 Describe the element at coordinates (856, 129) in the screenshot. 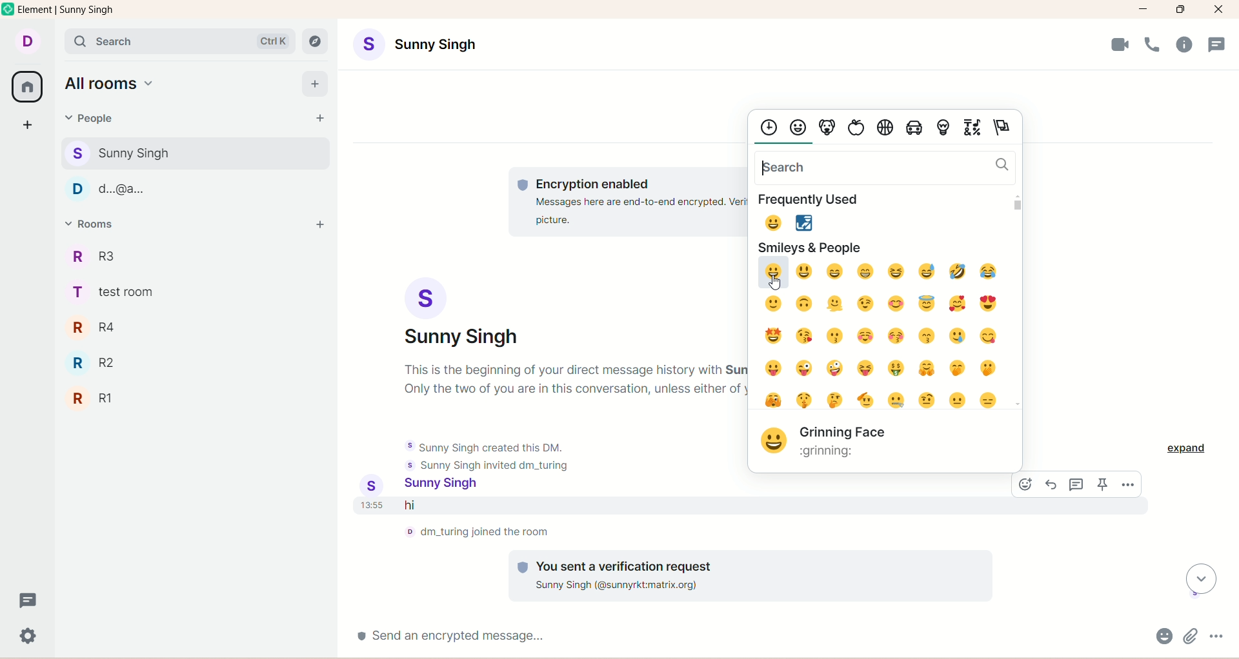

I see `Food and drink` at that location.